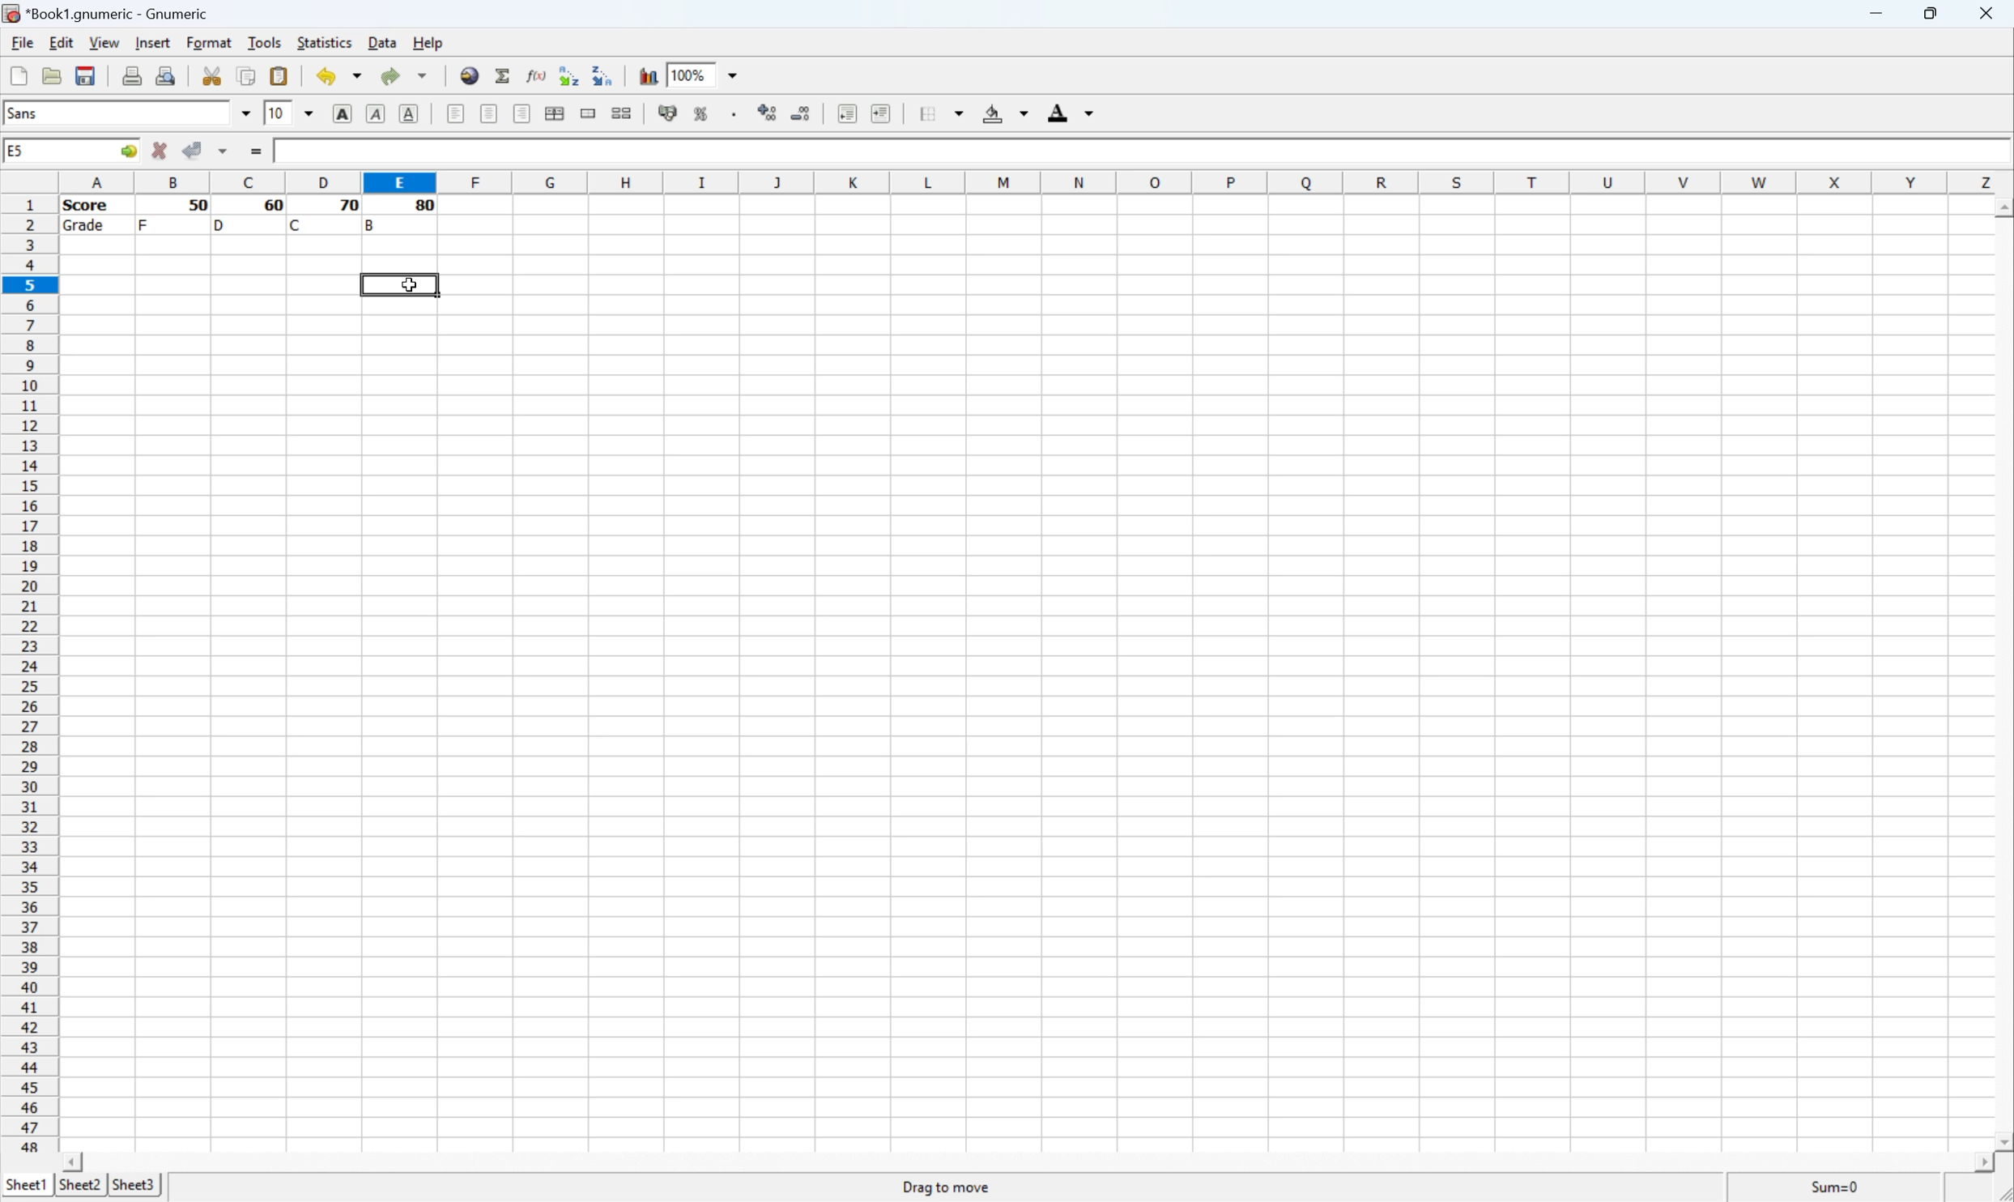 This screenshot has height=1202, width=2014. What do you see at coordinates (534, 75) in the screenshot?
I see `Edit a function into the current cell` at bounding box center [534, 75].